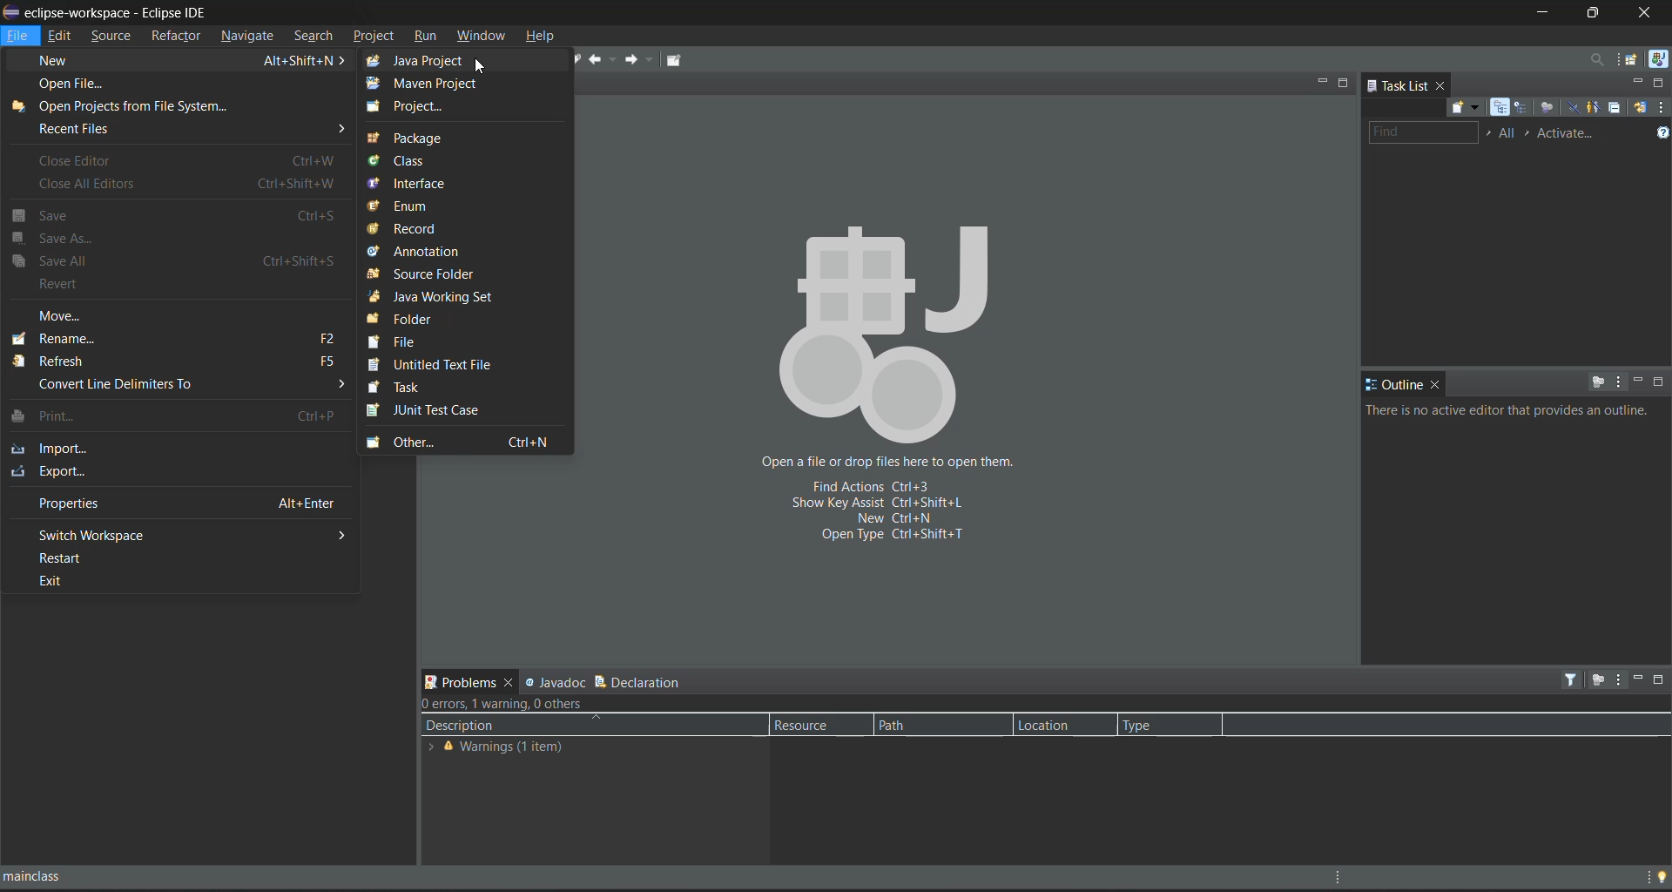 This screenshot has height=892, width=1672. What do you see at coordinates (173, 449) in the screenshot?
I see `import` at bounding box center [173, 449].